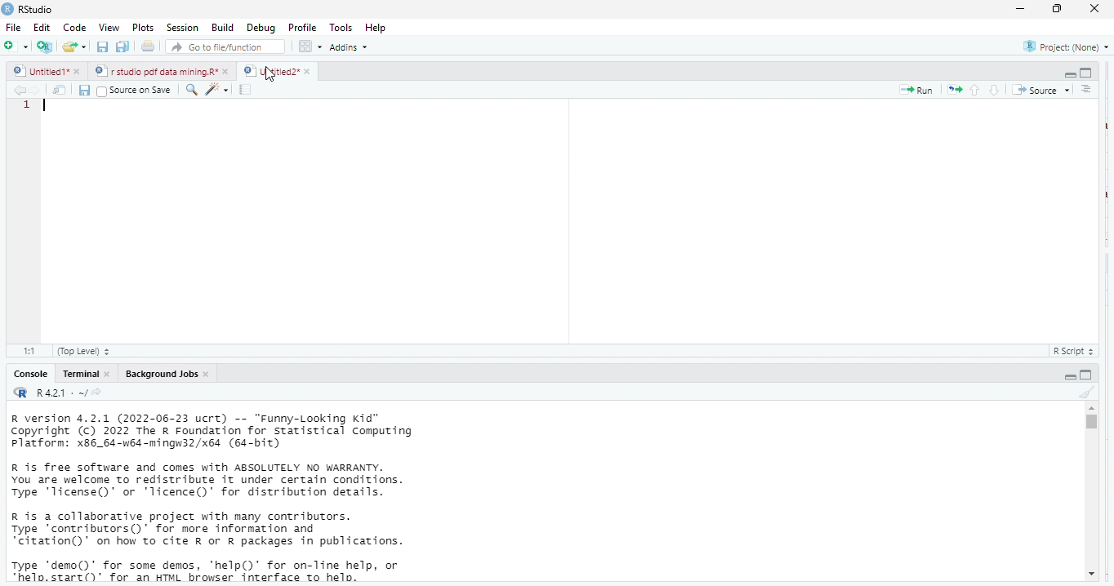  What do you see at coordinates (208, 374) in the screenshot?
I see `close` at bounding box center [208, 374].